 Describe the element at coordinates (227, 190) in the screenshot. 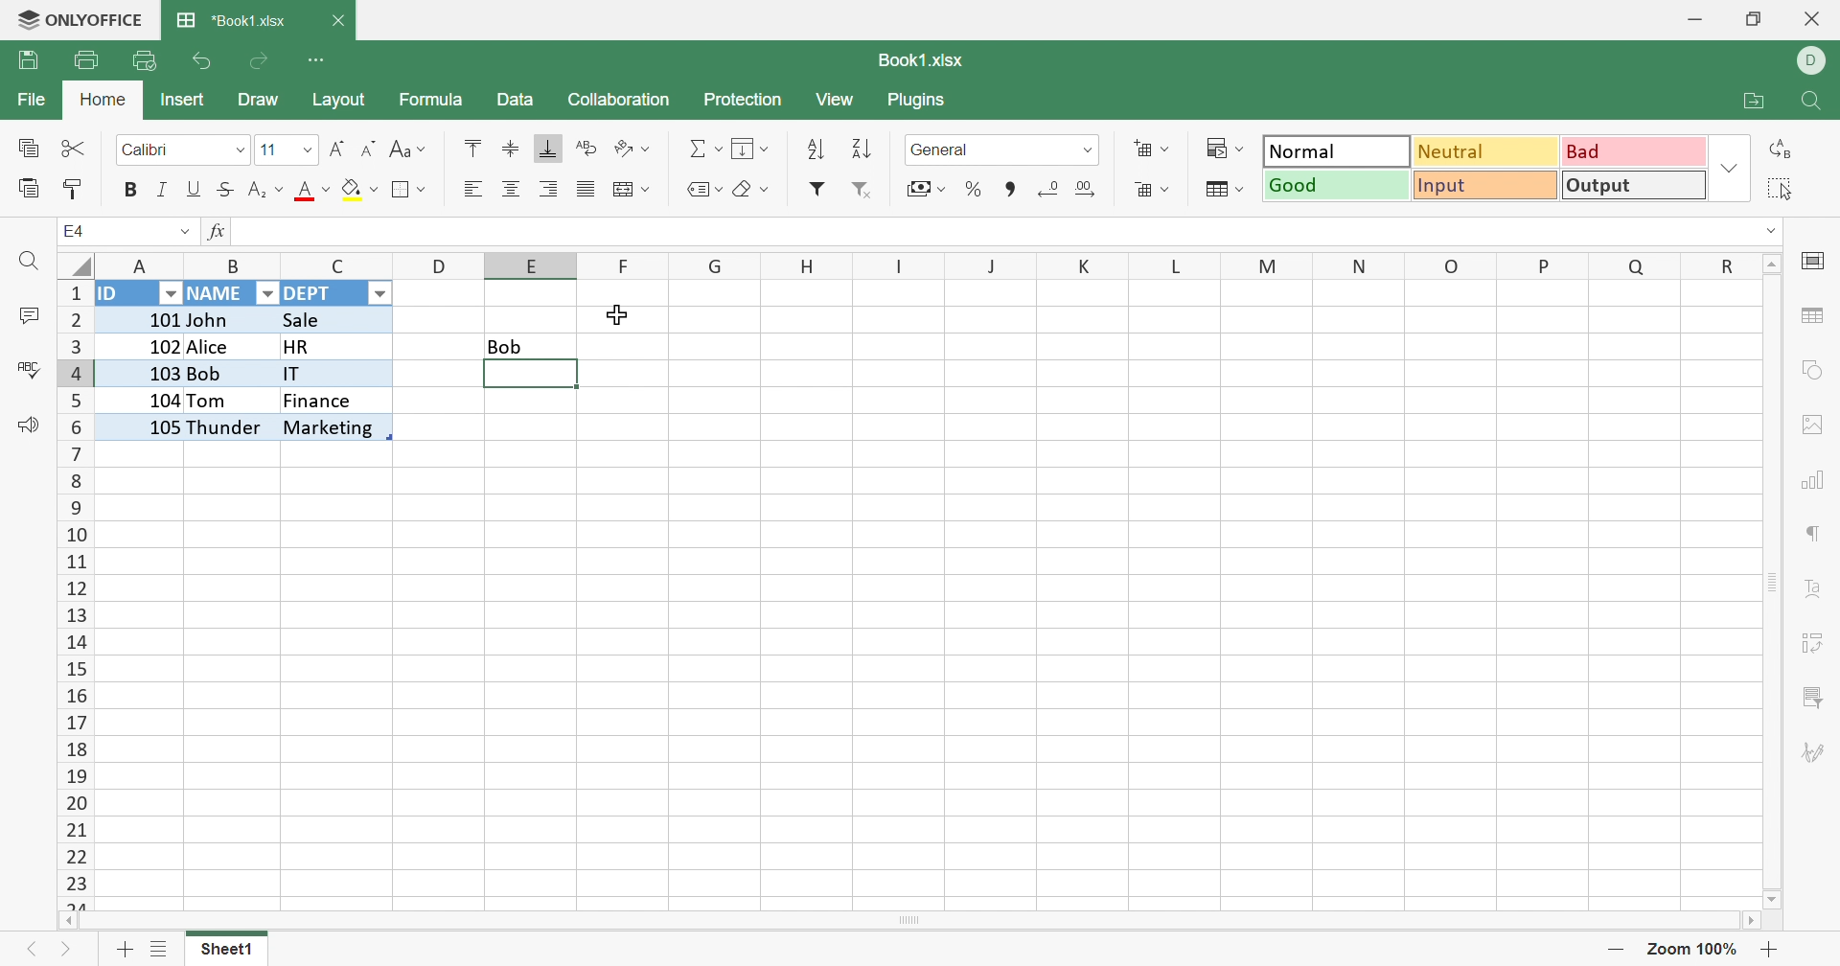

I see `Strikethrough` at that location.